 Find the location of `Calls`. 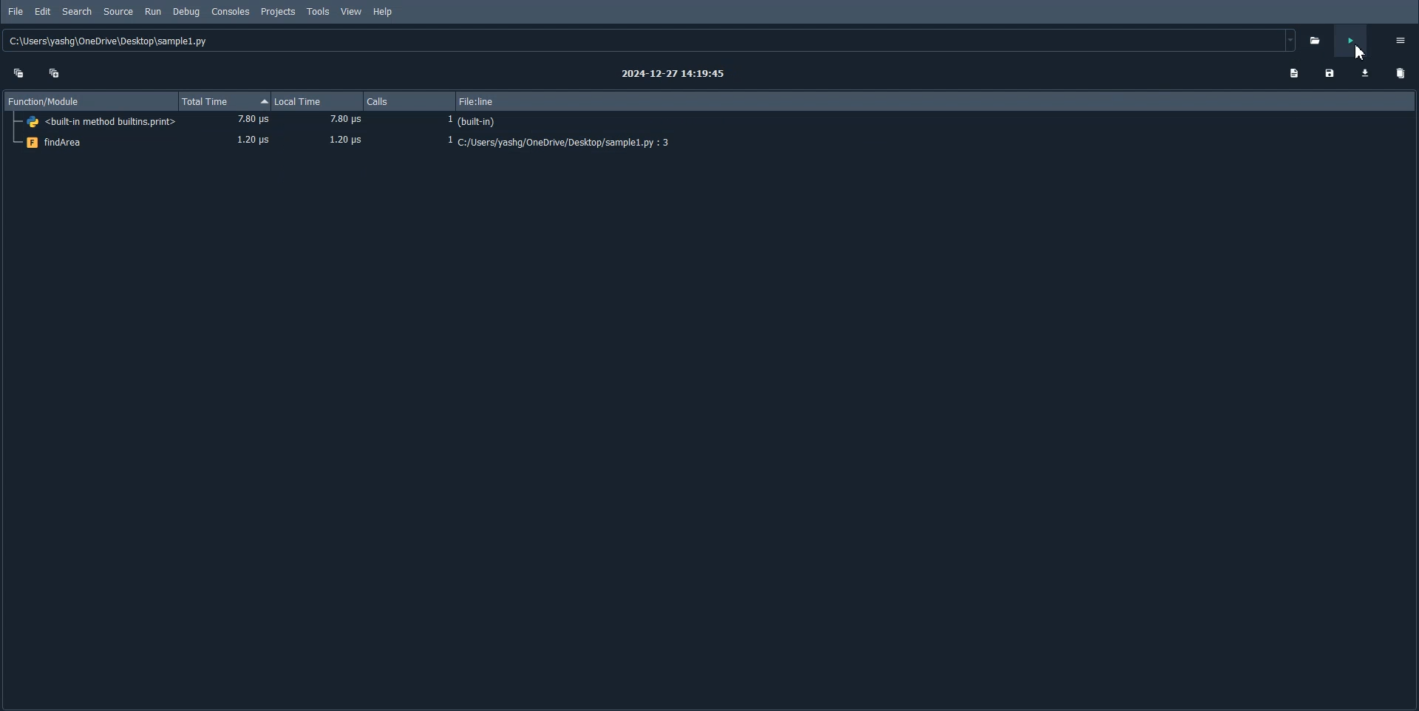

Calls is located at coordinates (411, 101).